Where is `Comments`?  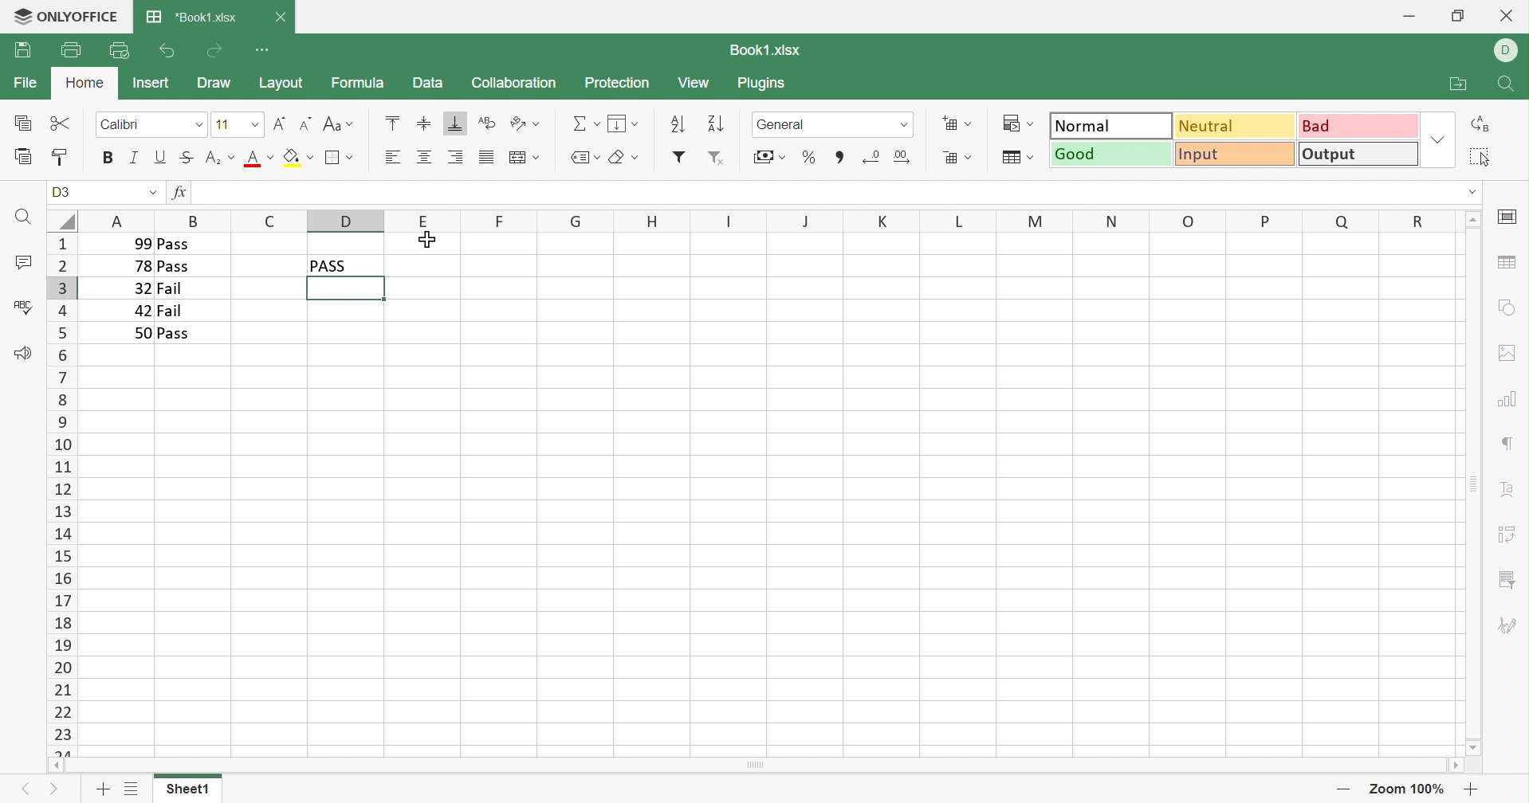
Comments is located at coordinates (25, 264).